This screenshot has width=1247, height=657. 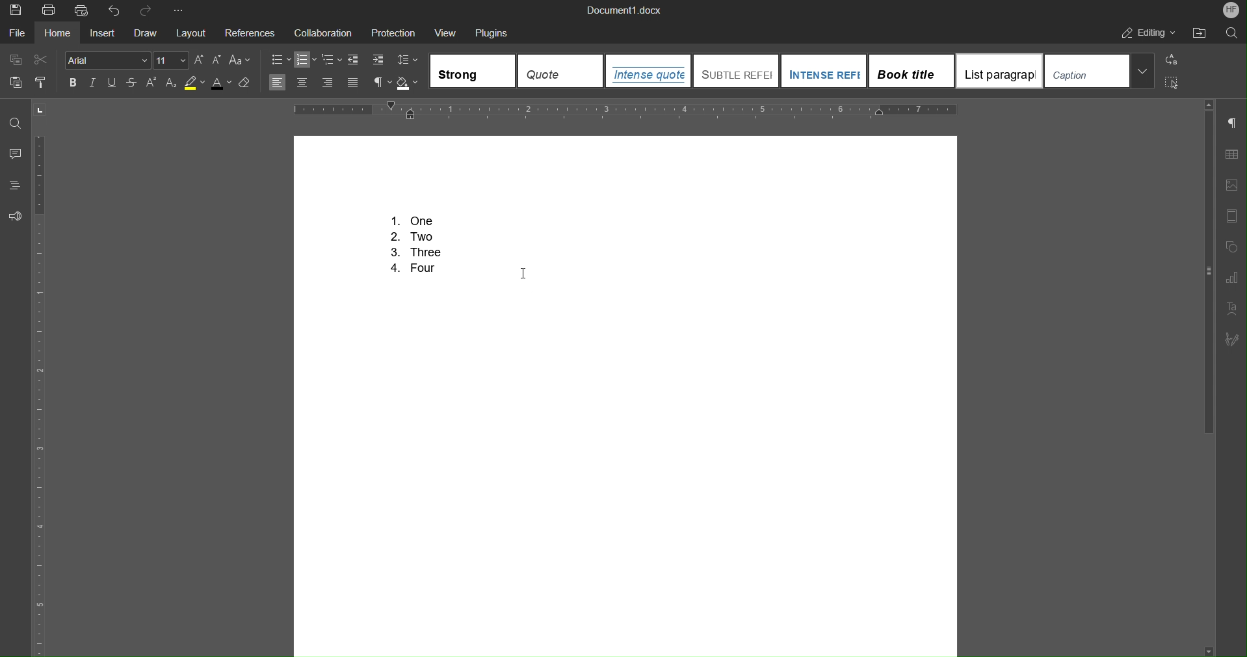 What do you see at coordinates (42, 60) in the screenshot?
I see `Cut` at bounding box center [42, 60].